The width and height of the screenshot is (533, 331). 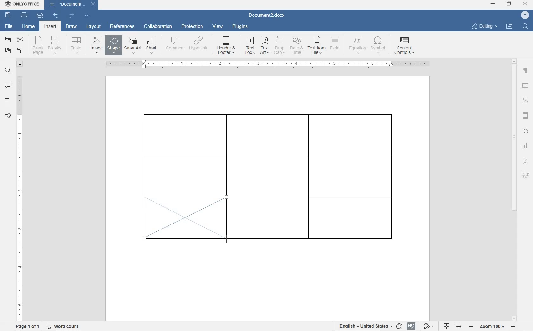 I want to click on word count, so click(x=63, y=326).